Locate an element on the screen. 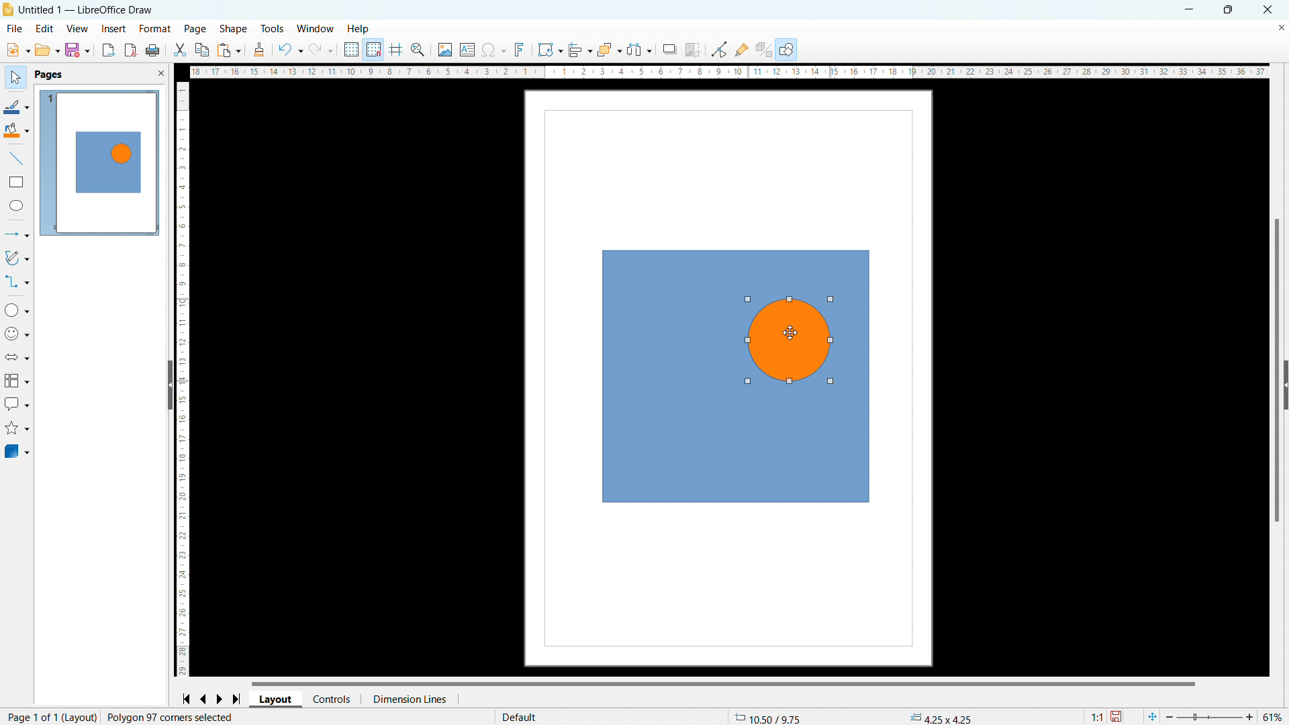 The height and width of the screenshot is (725, 1289). edit is located at coordinates (44, 28).